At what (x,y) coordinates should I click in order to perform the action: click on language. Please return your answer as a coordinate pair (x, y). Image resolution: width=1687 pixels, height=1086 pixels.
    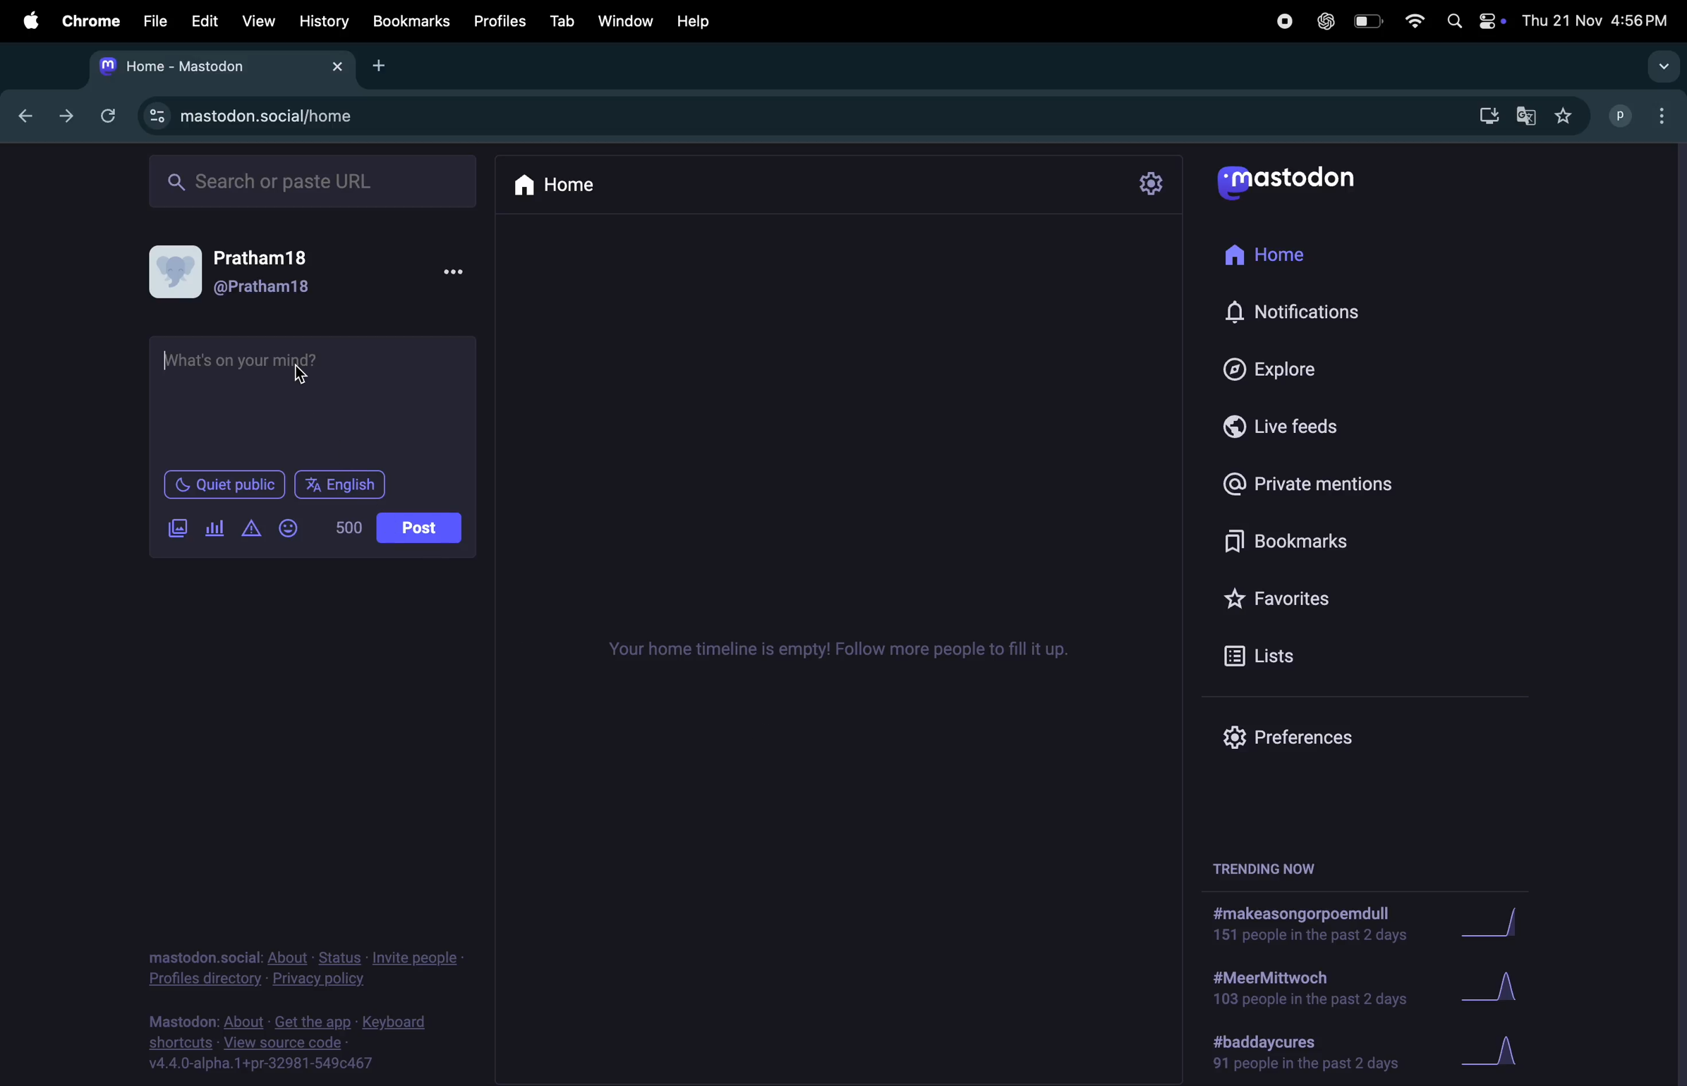
    Looking at the image, I should click on (345, 484).